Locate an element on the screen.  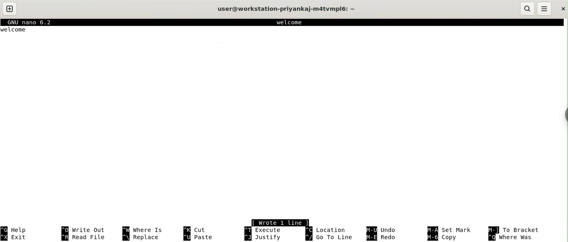
sidebar is located at coordinates (564, 115).